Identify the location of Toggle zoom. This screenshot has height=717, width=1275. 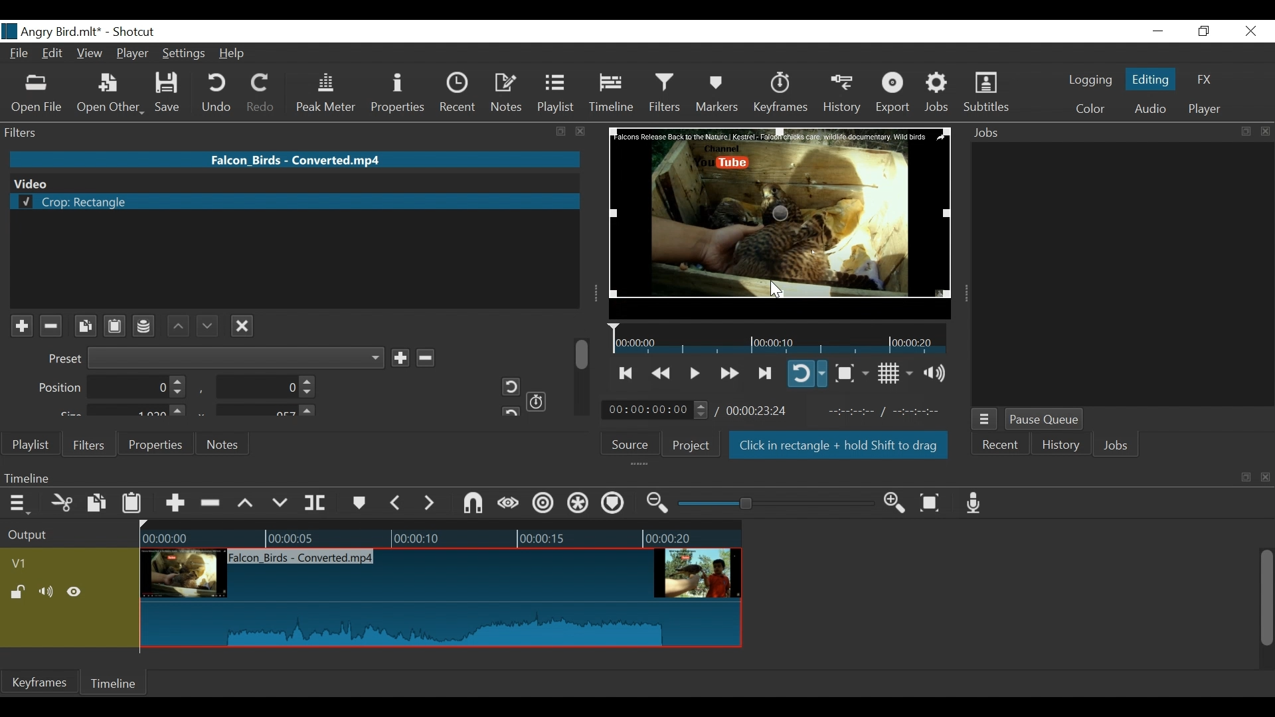
(851, 373).